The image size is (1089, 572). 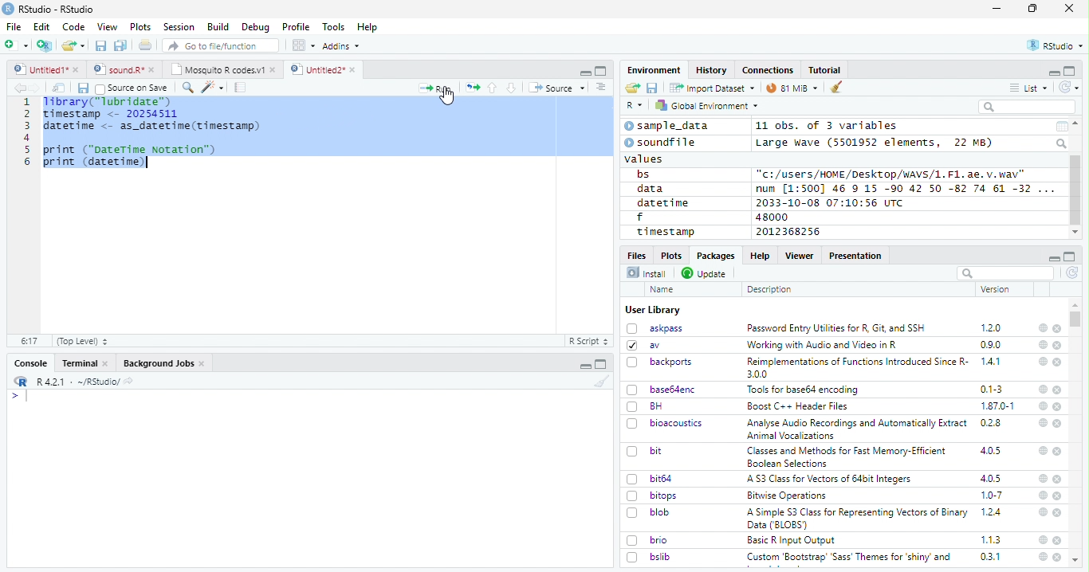 I want to click on Numbering line, so click(x=26, y=133).